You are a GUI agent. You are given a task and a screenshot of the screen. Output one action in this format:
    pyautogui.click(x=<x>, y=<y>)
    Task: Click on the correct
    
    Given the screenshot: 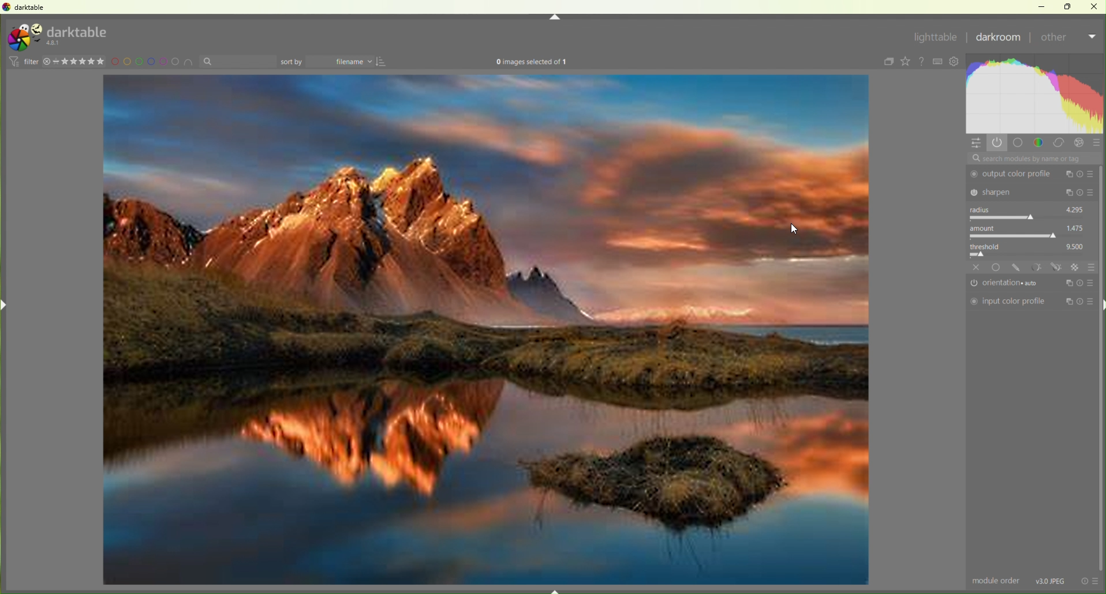 What is the action you would take?
    pyautogui.click(x=1059, y=144)
    